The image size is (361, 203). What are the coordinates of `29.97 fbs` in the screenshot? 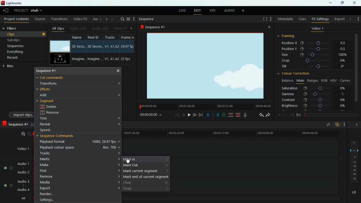 It's located at (128, 46).